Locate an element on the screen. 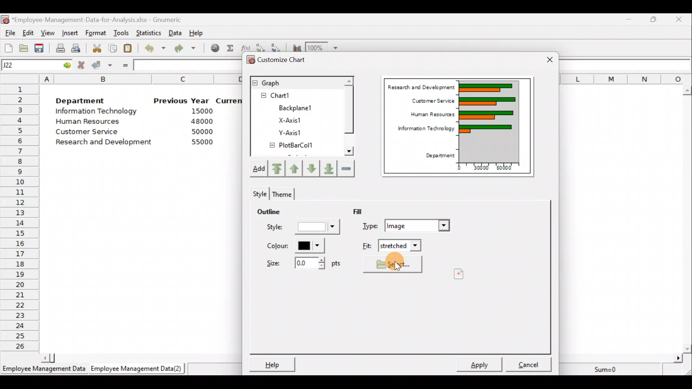 The height and width of the screenshot is (389, 692). Type is located at coordinates (407, 225).